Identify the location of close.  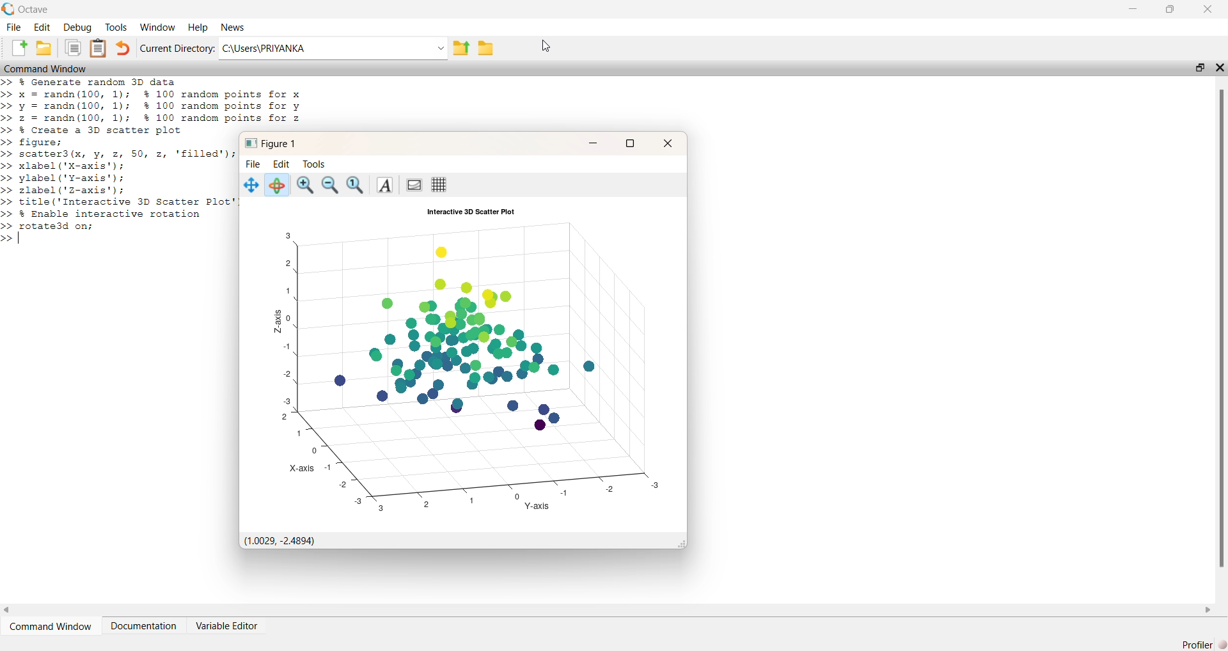
(1220, 67).